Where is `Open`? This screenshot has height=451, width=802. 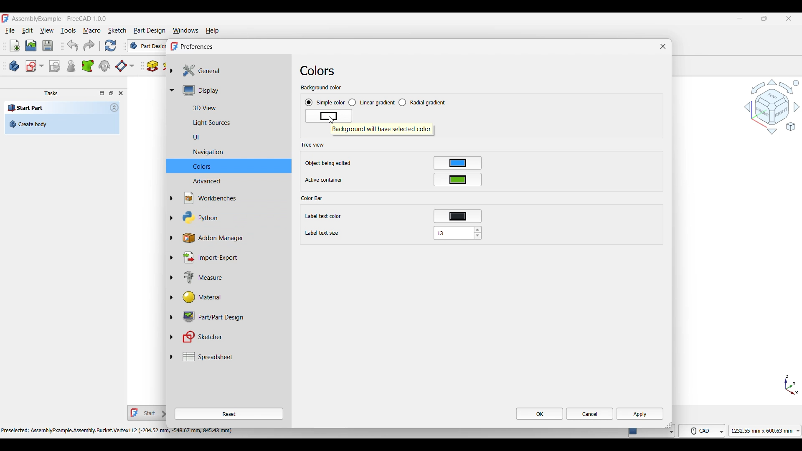
Open is located at coordinates (31, 46).